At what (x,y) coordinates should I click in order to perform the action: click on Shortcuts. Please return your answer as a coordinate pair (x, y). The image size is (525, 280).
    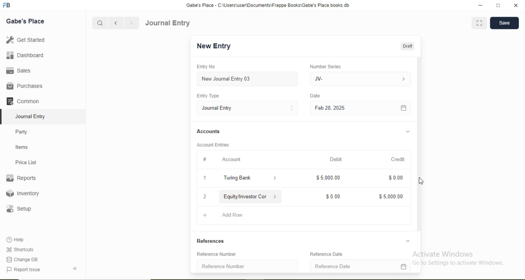
    Looking at the image, I should click on (19, 249).